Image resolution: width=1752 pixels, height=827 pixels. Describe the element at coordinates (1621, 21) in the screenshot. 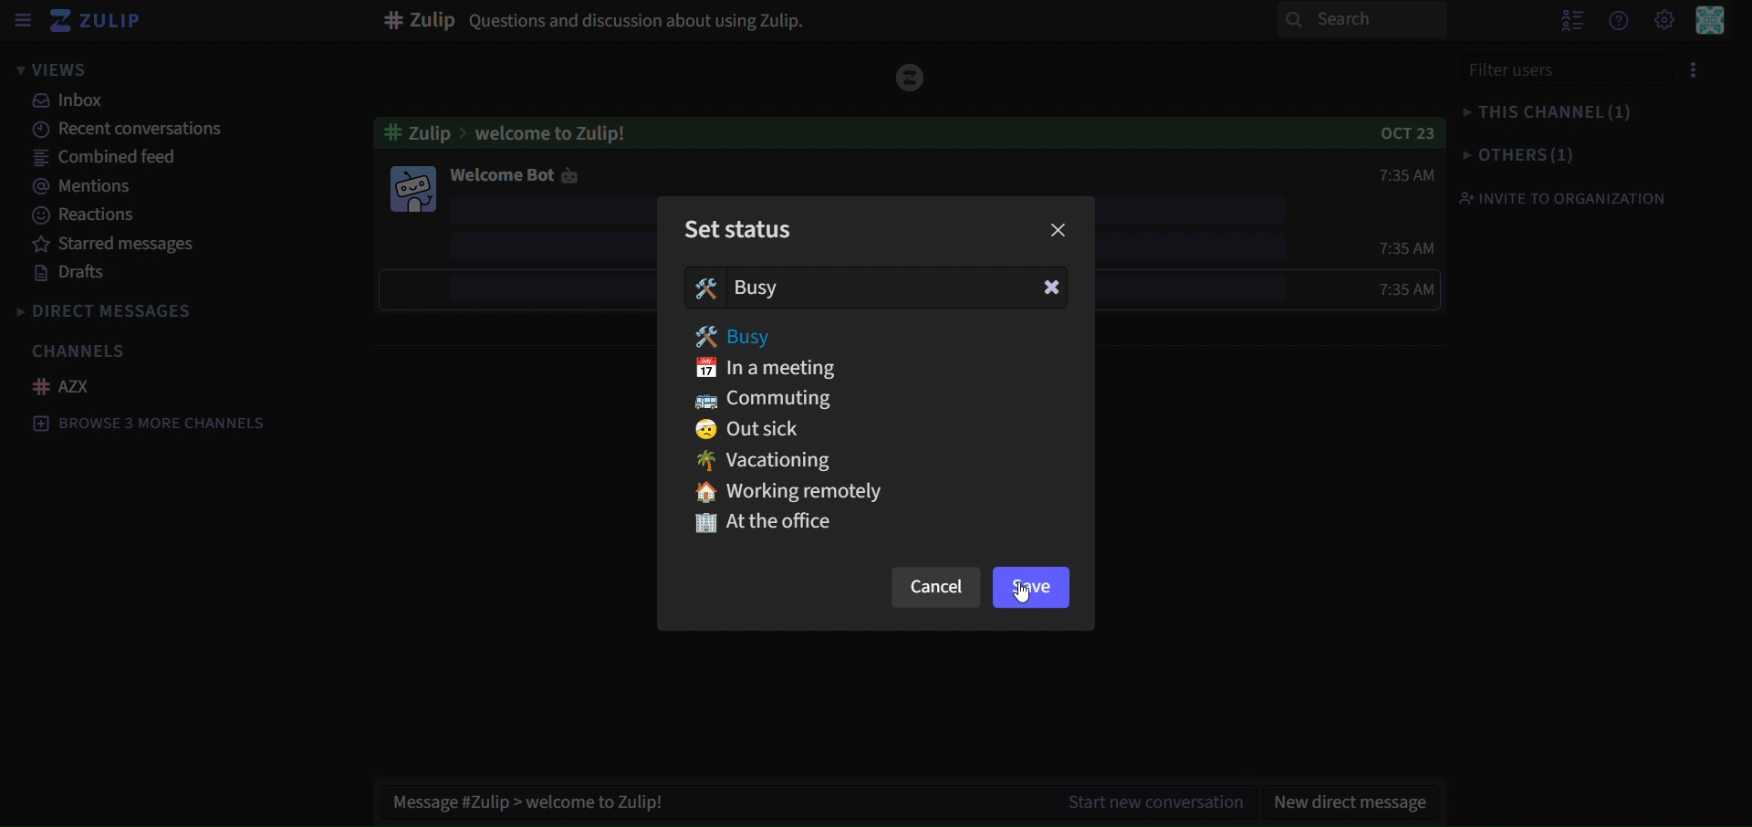

I see `get help` at that location.